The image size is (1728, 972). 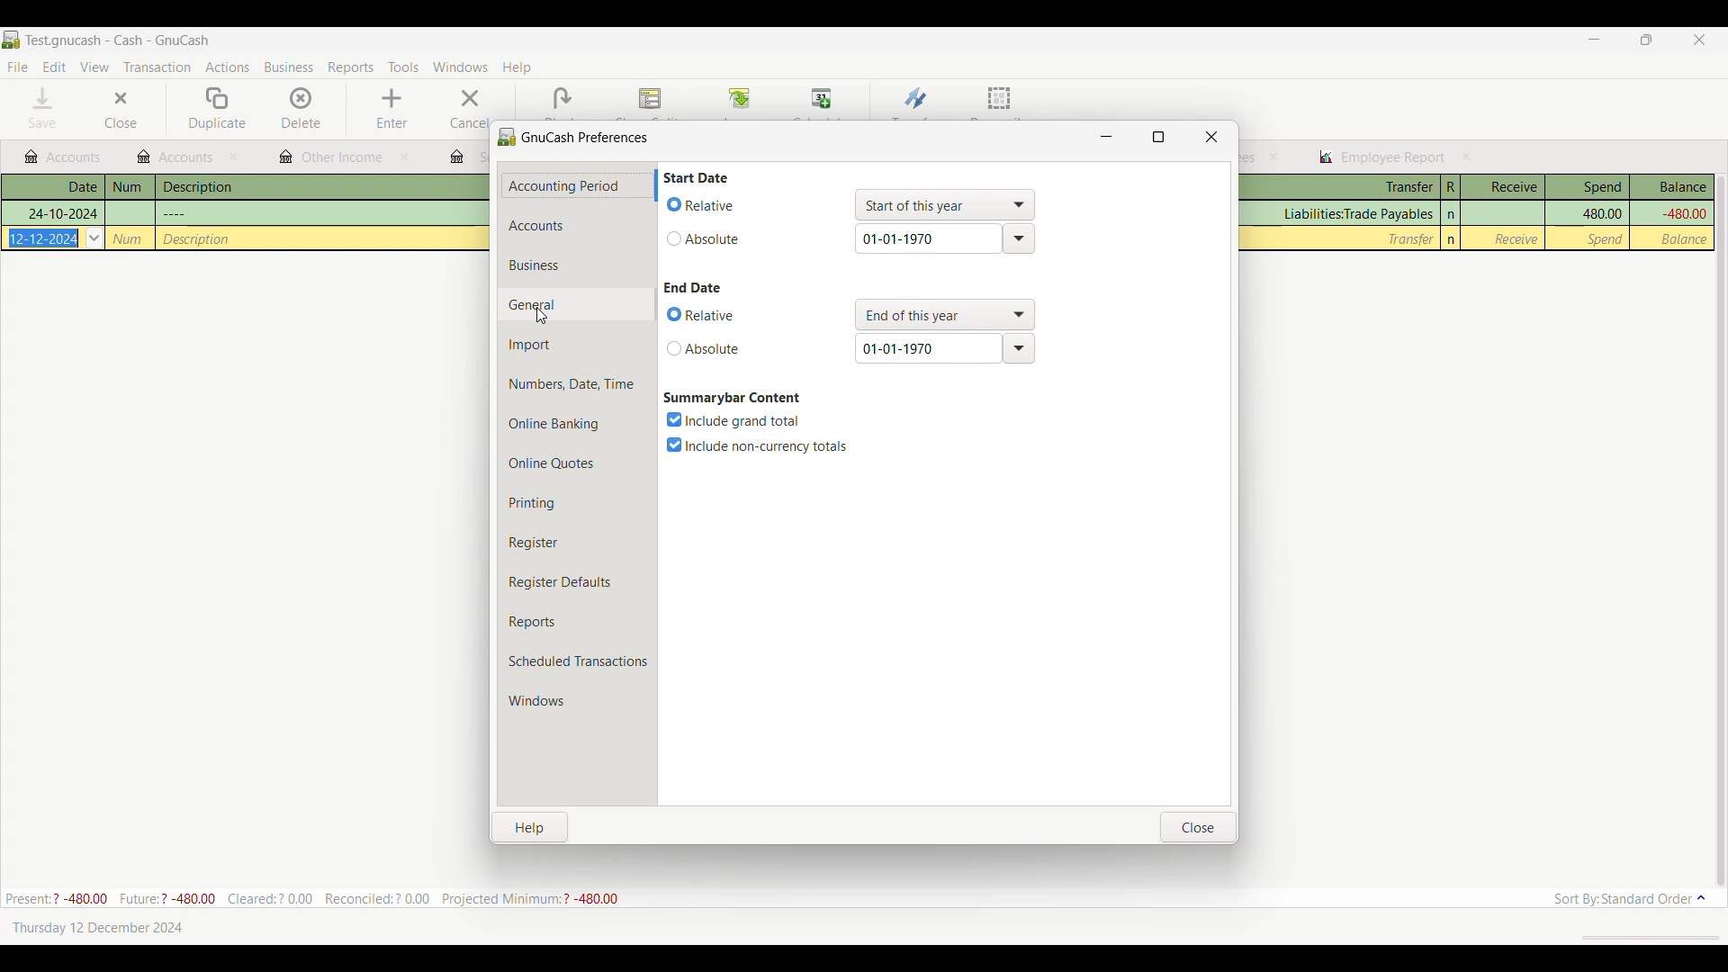 I want to click on Tools menu, so click(x=403, y=67).